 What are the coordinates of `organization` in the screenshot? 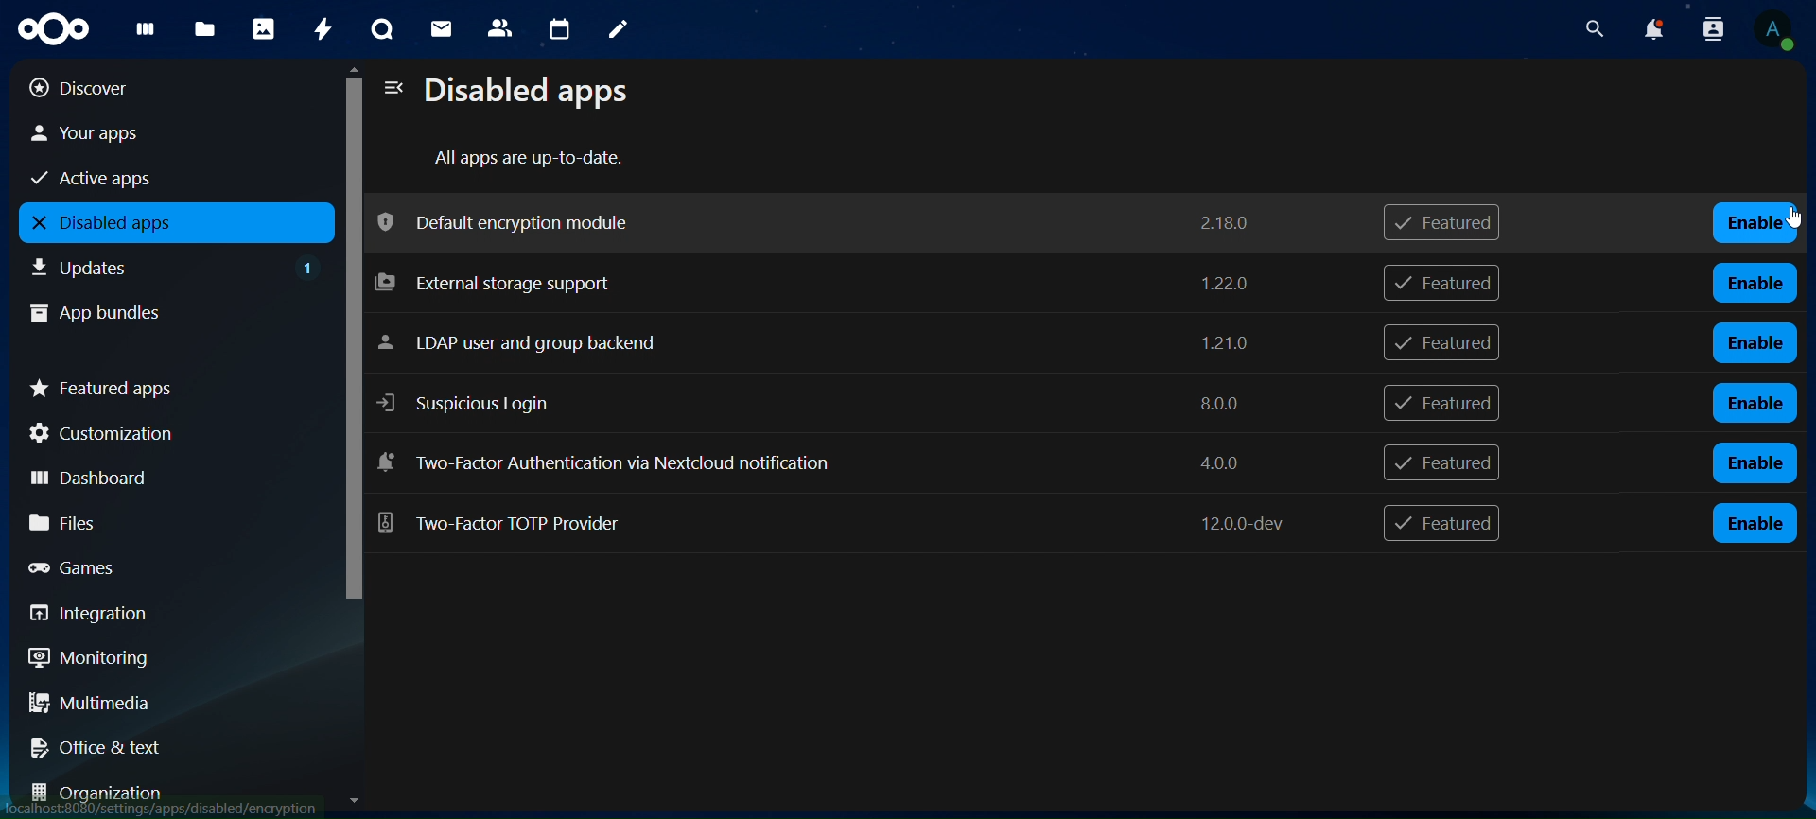 It's located at (170, 793).